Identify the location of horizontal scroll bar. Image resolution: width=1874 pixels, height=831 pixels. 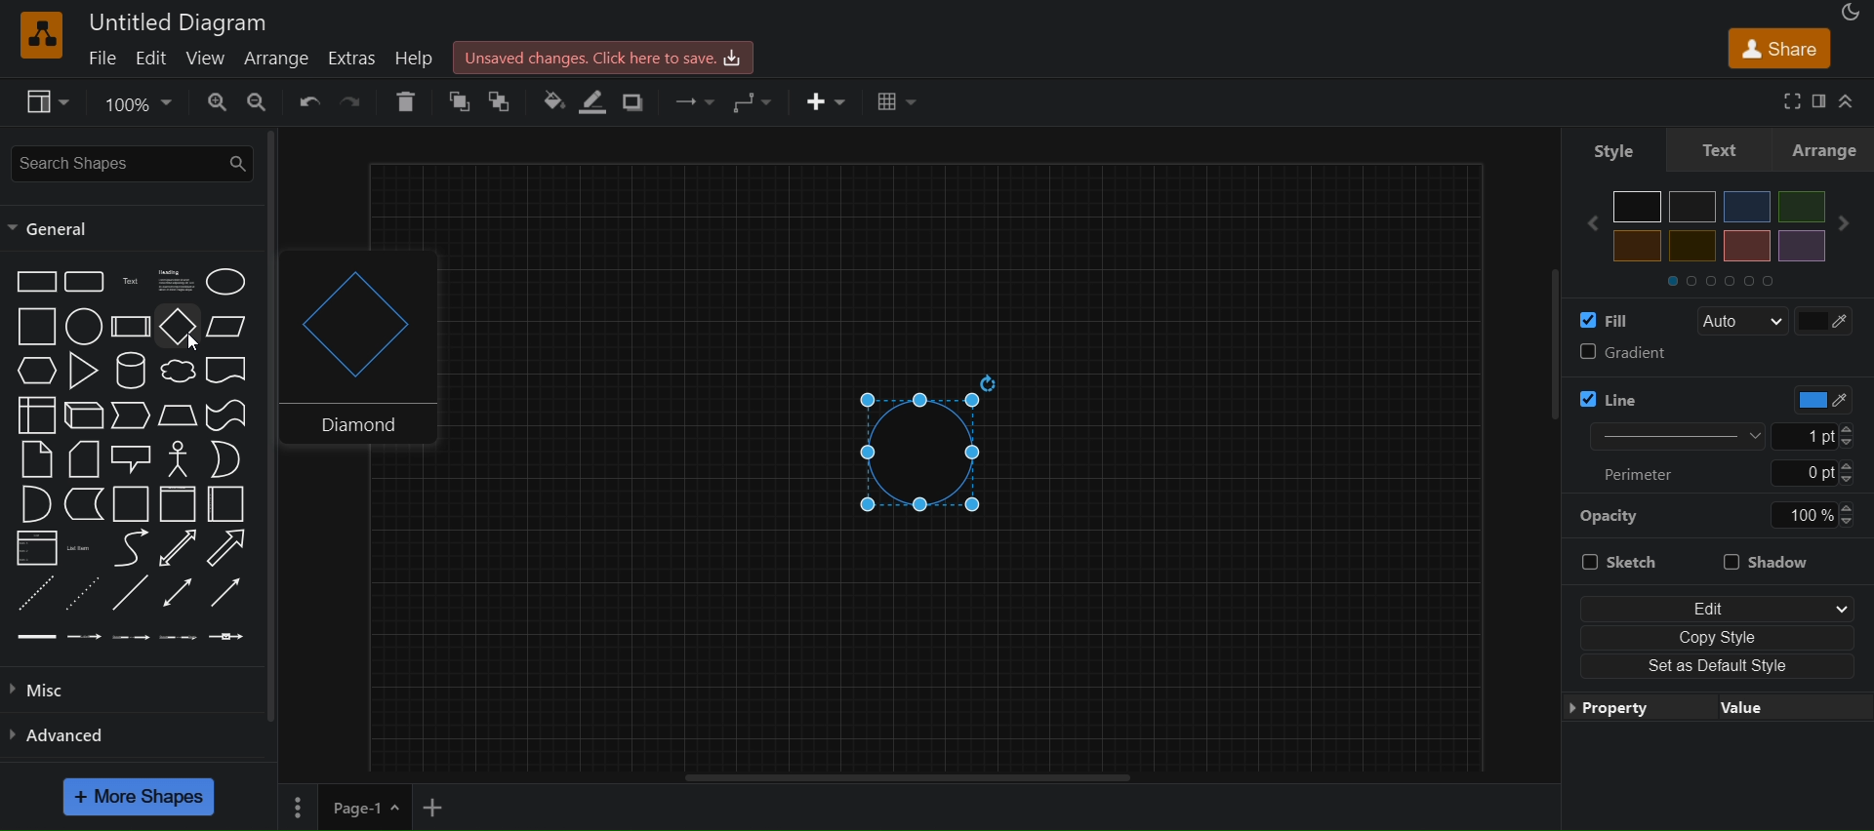
(909, 778).